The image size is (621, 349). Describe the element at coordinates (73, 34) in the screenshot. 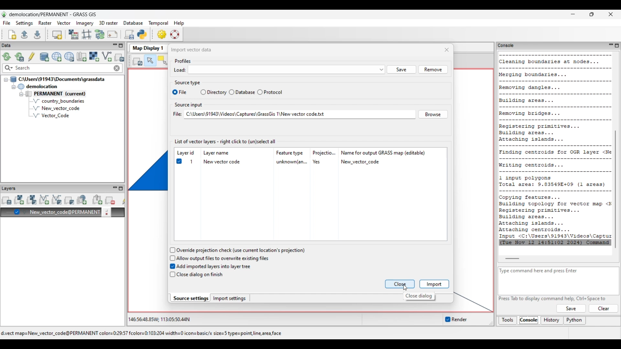

I see `Raster map calculator` at that location.